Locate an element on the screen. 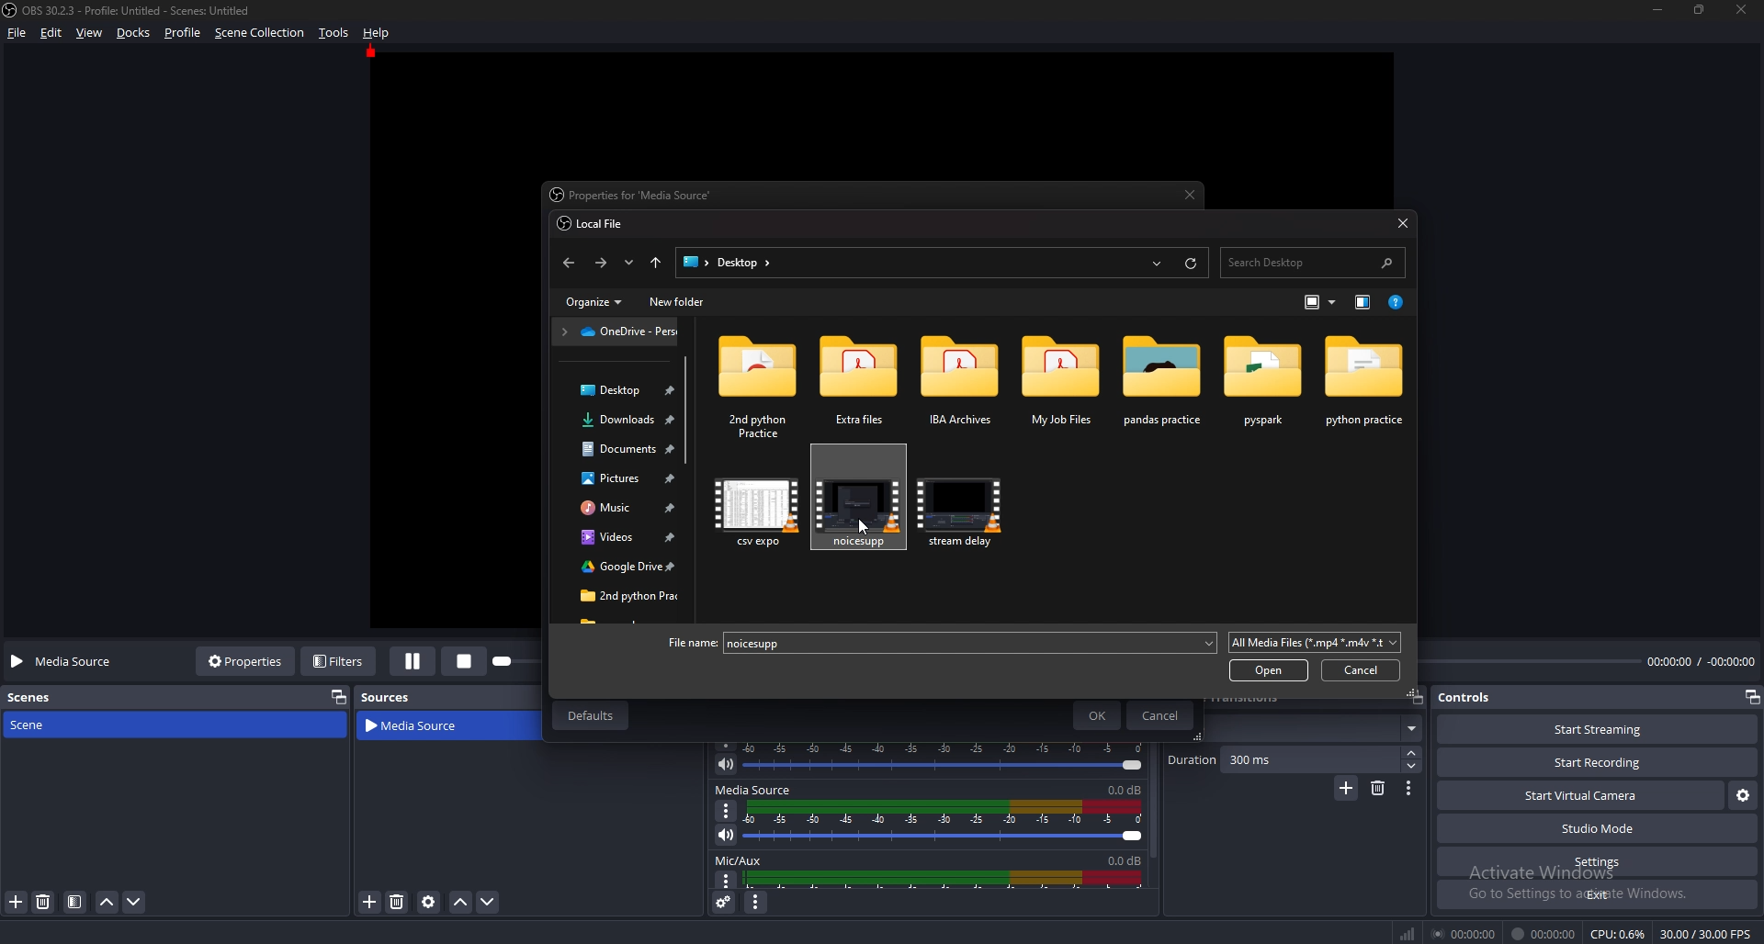 Image resolution: width=1764 pixels, height=944 pixels. back is located at coordinates (567, 263).